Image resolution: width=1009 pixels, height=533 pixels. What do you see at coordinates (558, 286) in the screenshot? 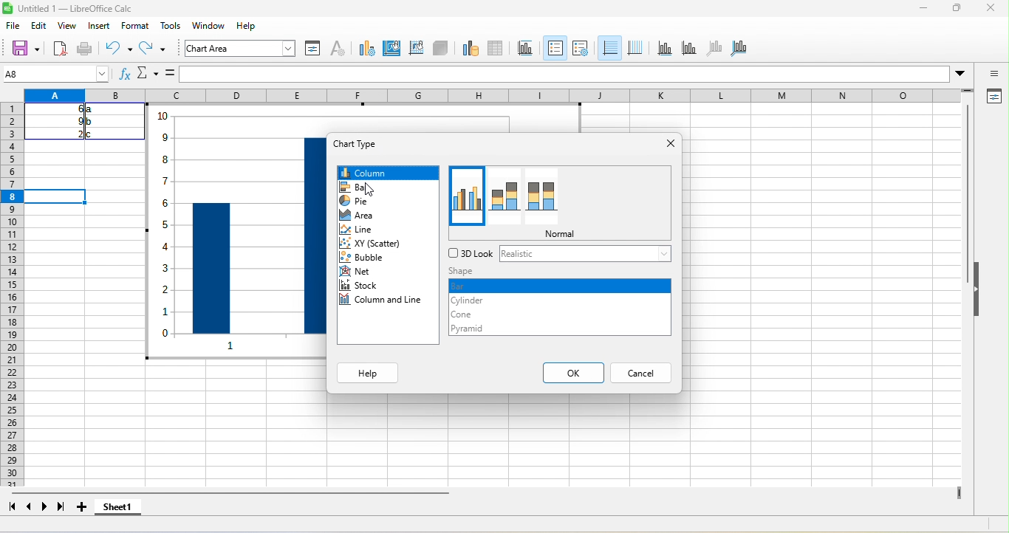
I see `bar` at bounding box center [558, 286].